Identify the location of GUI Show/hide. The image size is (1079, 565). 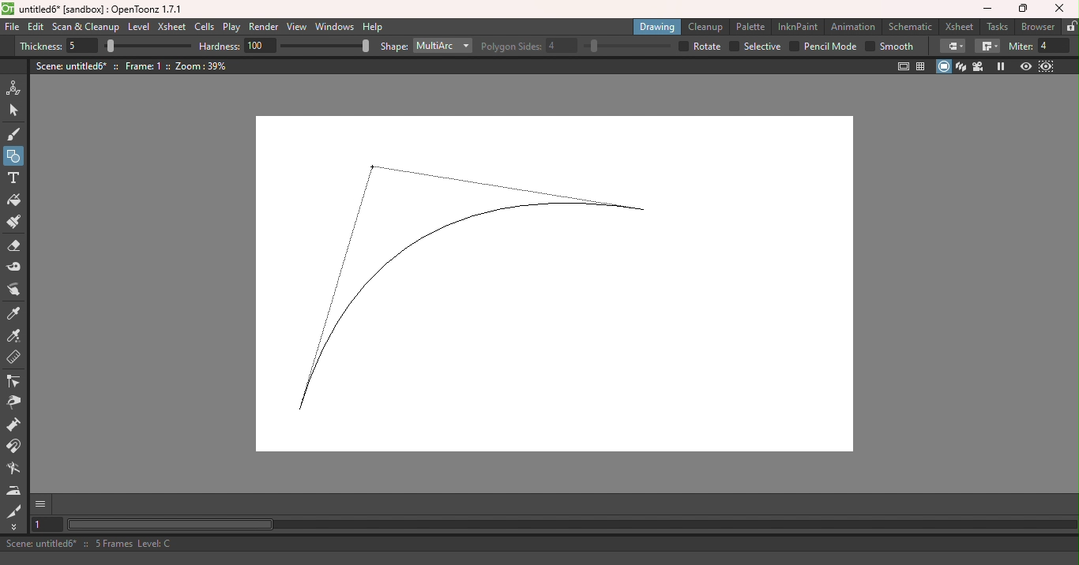
(42, 504).